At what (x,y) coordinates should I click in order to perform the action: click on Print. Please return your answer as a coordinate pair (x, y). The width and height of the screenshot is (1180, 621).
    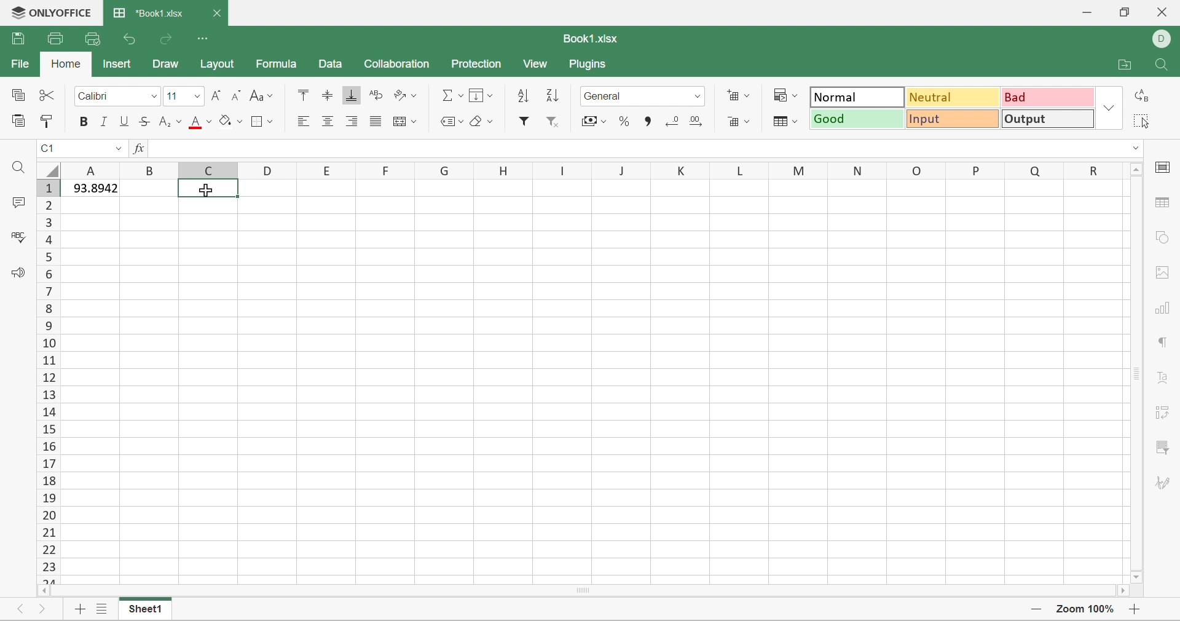
    Looking at the image, I should click on (55, 38).